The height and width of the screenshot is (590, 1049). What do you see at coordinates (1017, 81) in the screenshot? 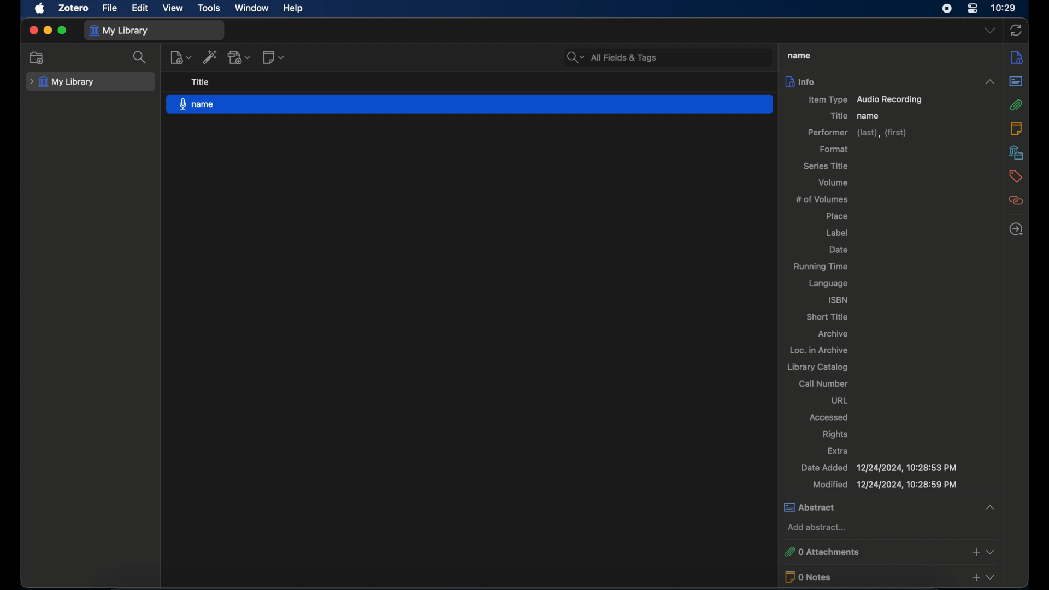
I see `abstract` at bounding box center [1017, 81].